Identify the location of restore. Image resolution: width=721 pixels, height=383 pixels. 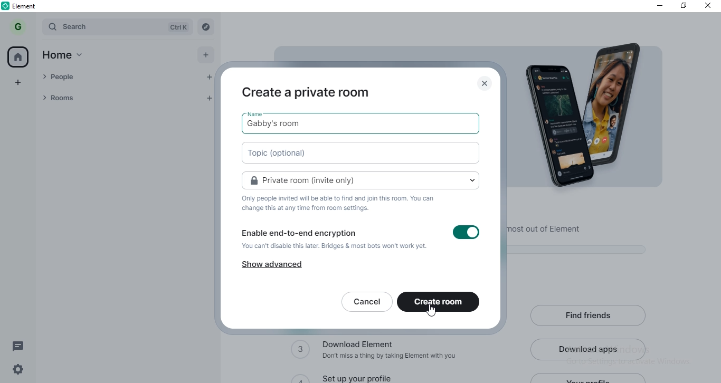
(684, 7).